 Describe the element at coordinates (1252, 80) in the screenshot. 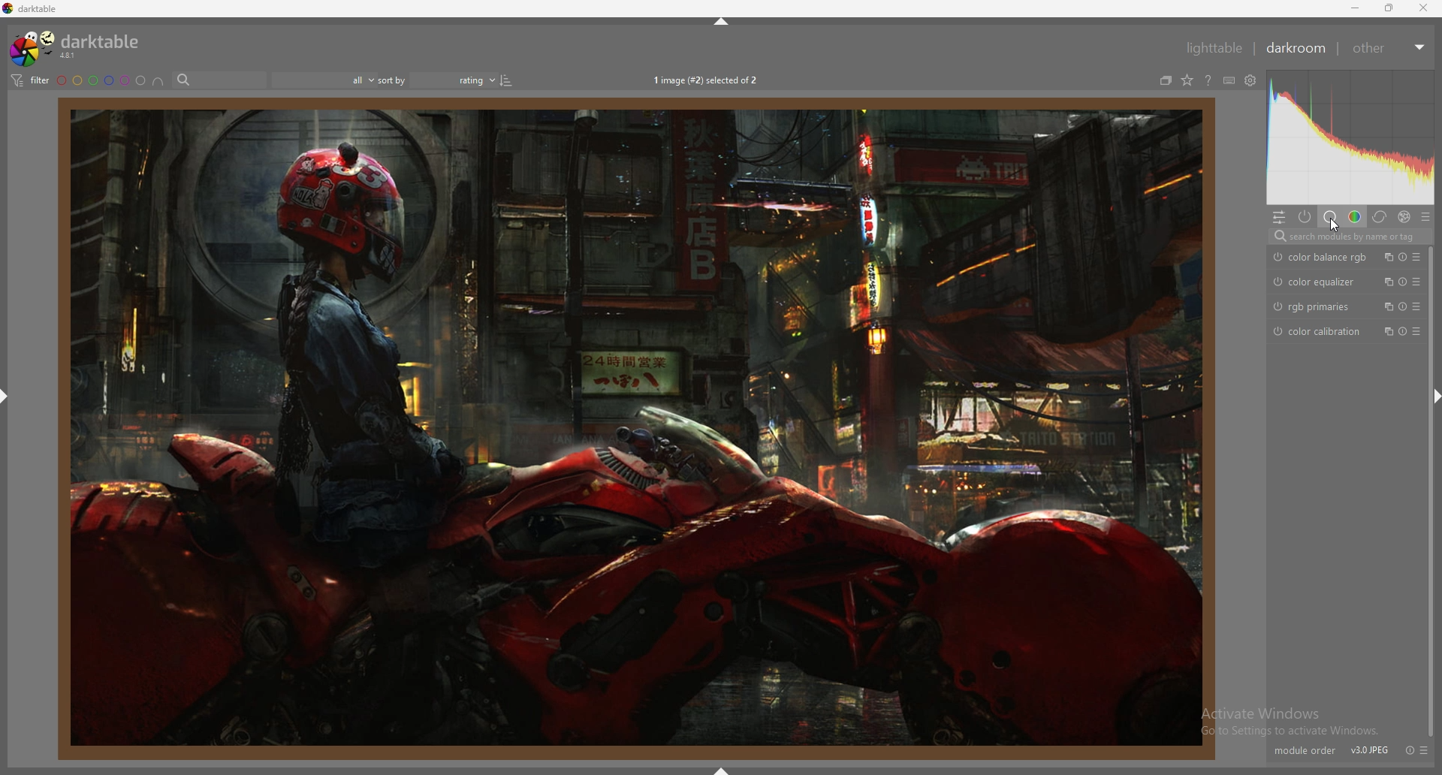

I see `see global preferences` at that location.